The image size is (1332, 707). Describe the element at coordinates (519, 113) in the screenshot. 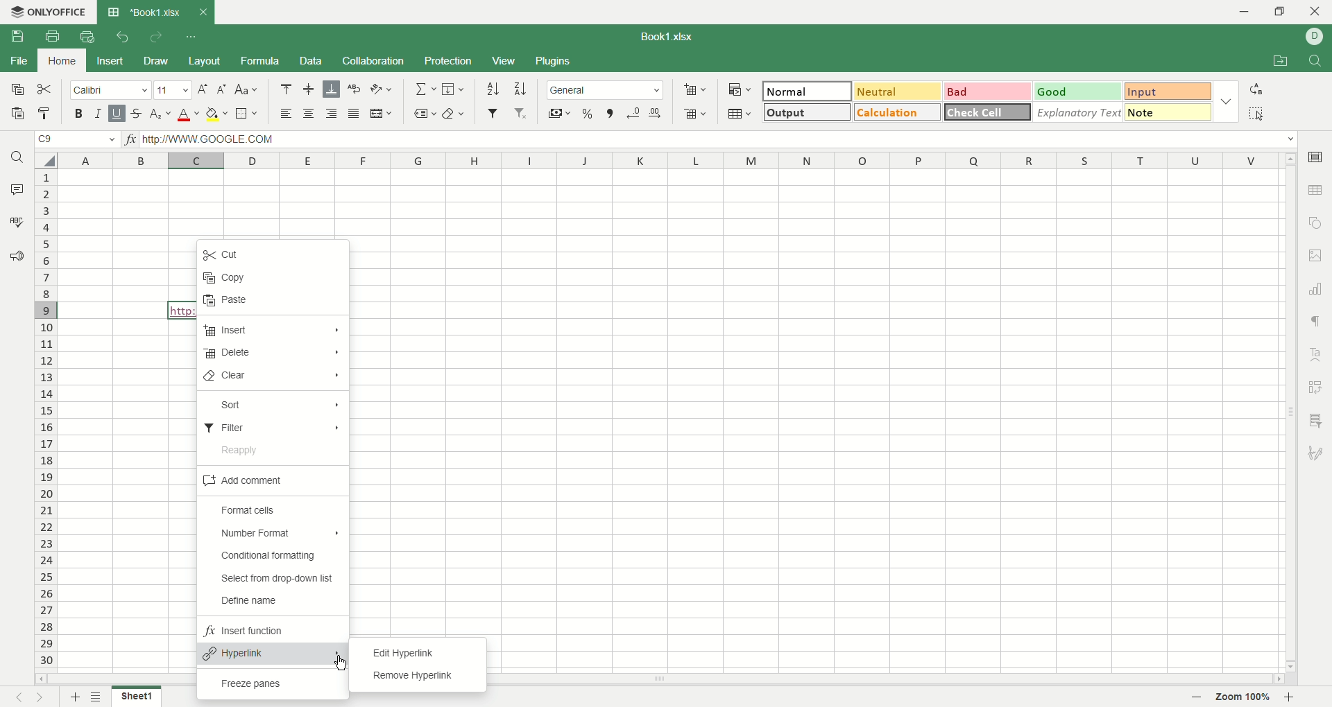

I see `remove filter` at that location.